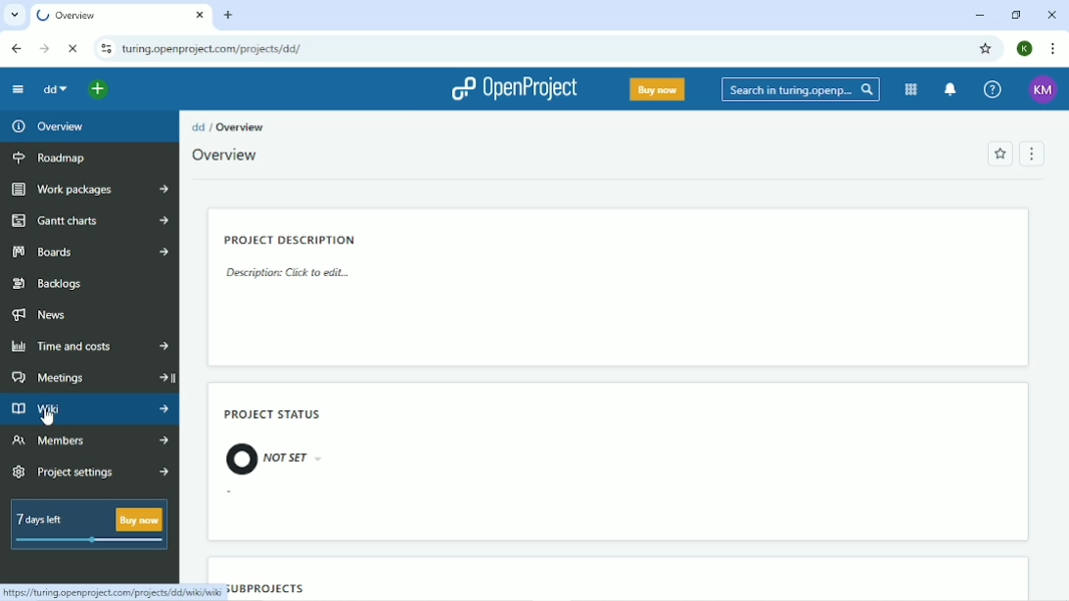 Image resolution: width=1069 pixels, height=601 pixels. Describe the element at coordinates (1000, 155) in the screenshot. I see `Add to favorites` at that location.